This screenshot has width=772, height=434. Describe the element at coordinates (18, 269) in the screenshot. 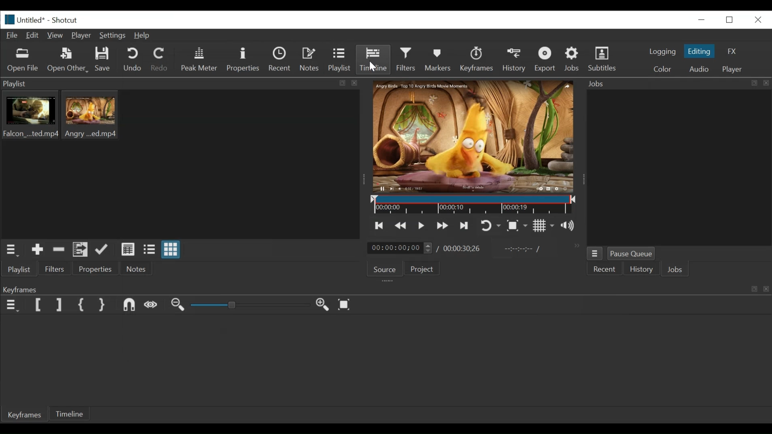

I see `playlist` at that location.